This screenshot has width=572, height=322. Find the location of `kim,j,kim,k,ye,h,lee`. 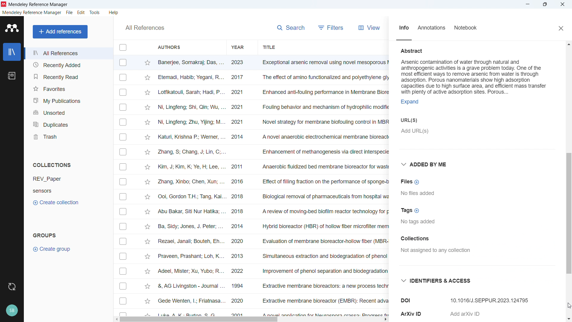

kim,j,kim,k,ye,h,lee is located at coordinates (191, 167).